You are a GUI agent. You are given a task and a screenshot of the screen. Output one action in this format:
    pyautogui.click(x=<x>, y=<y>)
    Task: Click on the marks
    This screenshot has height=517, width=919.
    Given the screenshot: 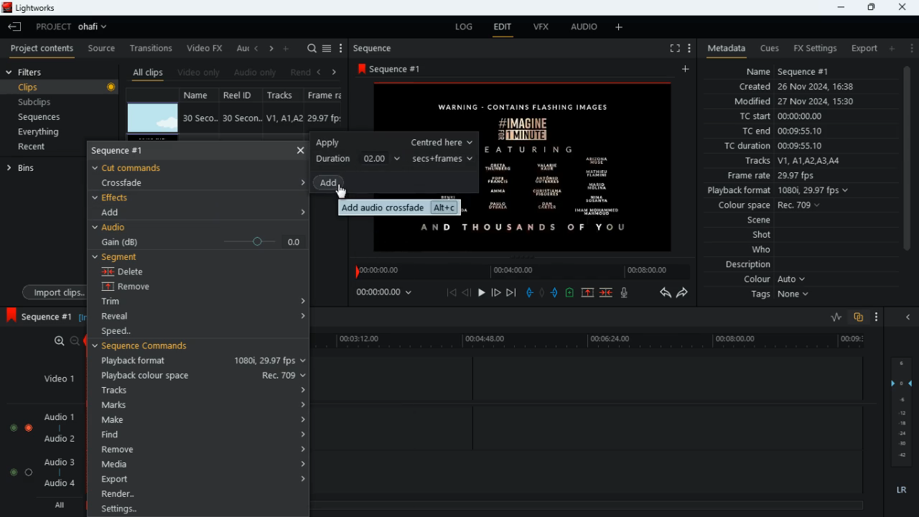 What is the action you would take?
    pyautogui.click(x=203, y=405)
    